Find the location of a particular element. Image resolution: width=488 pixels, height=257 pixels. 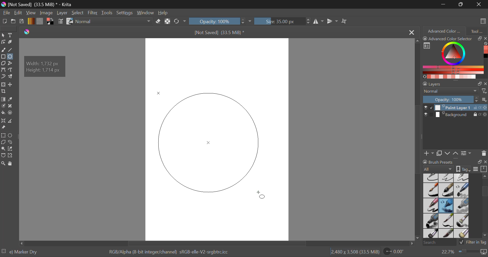

Add Layer is located at coordinates (429, 153).